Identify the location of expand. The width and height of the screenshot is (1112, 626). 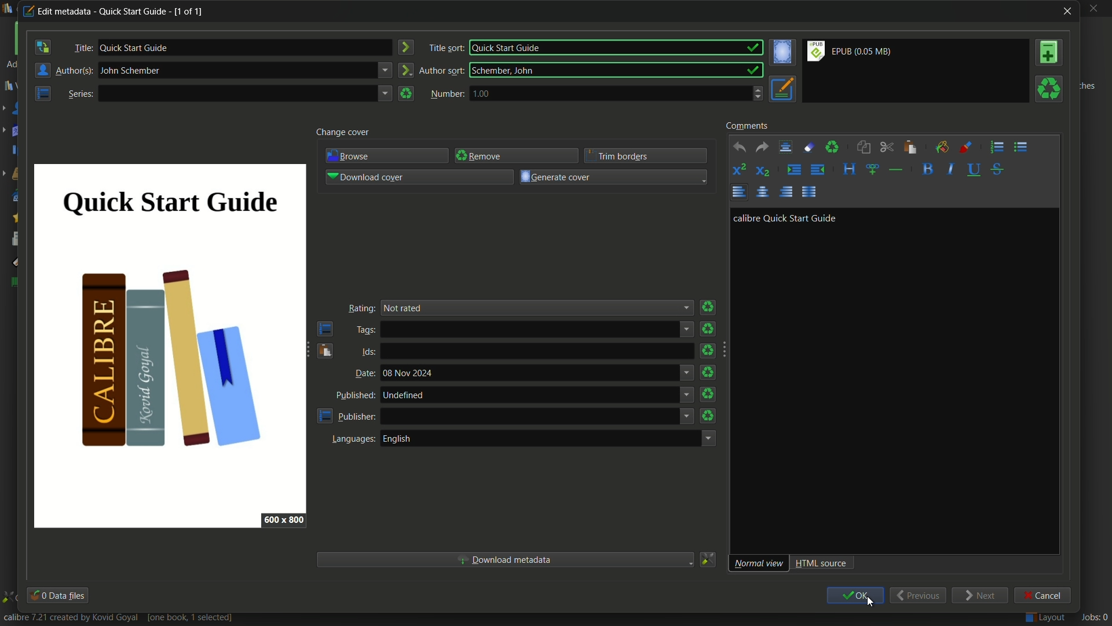
(385, 71).